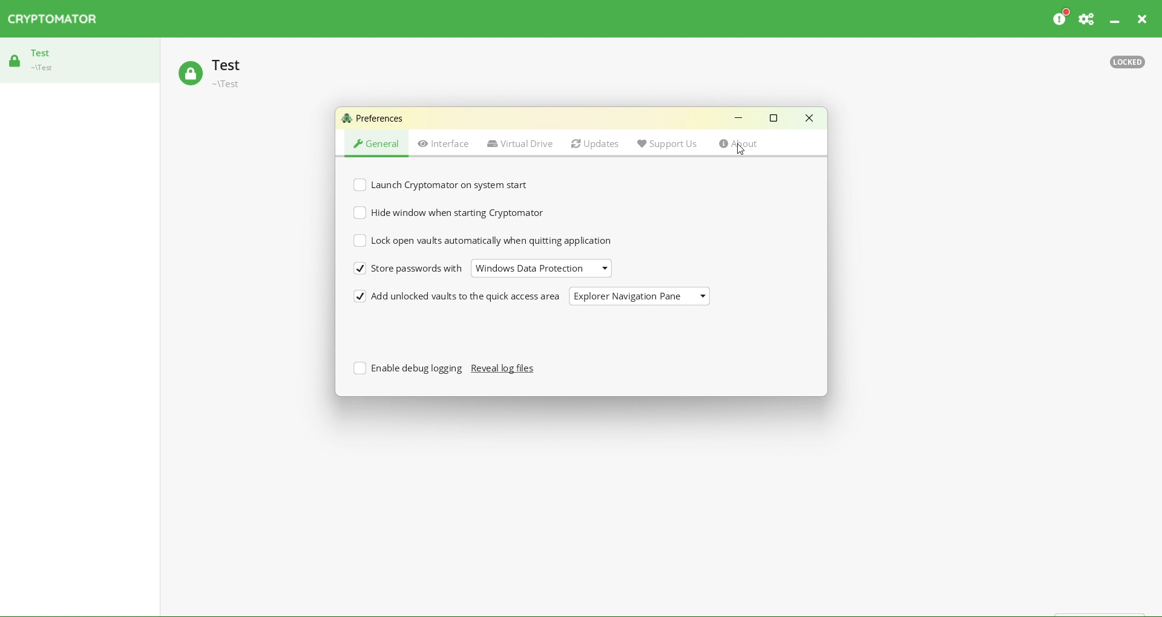 Image resolution: width=1162 pixels, height=617 pixels. Describe the element at coordinates (483, 240) in the screenshot. I see `Lock open vaults automatically when quitting application` at that location.